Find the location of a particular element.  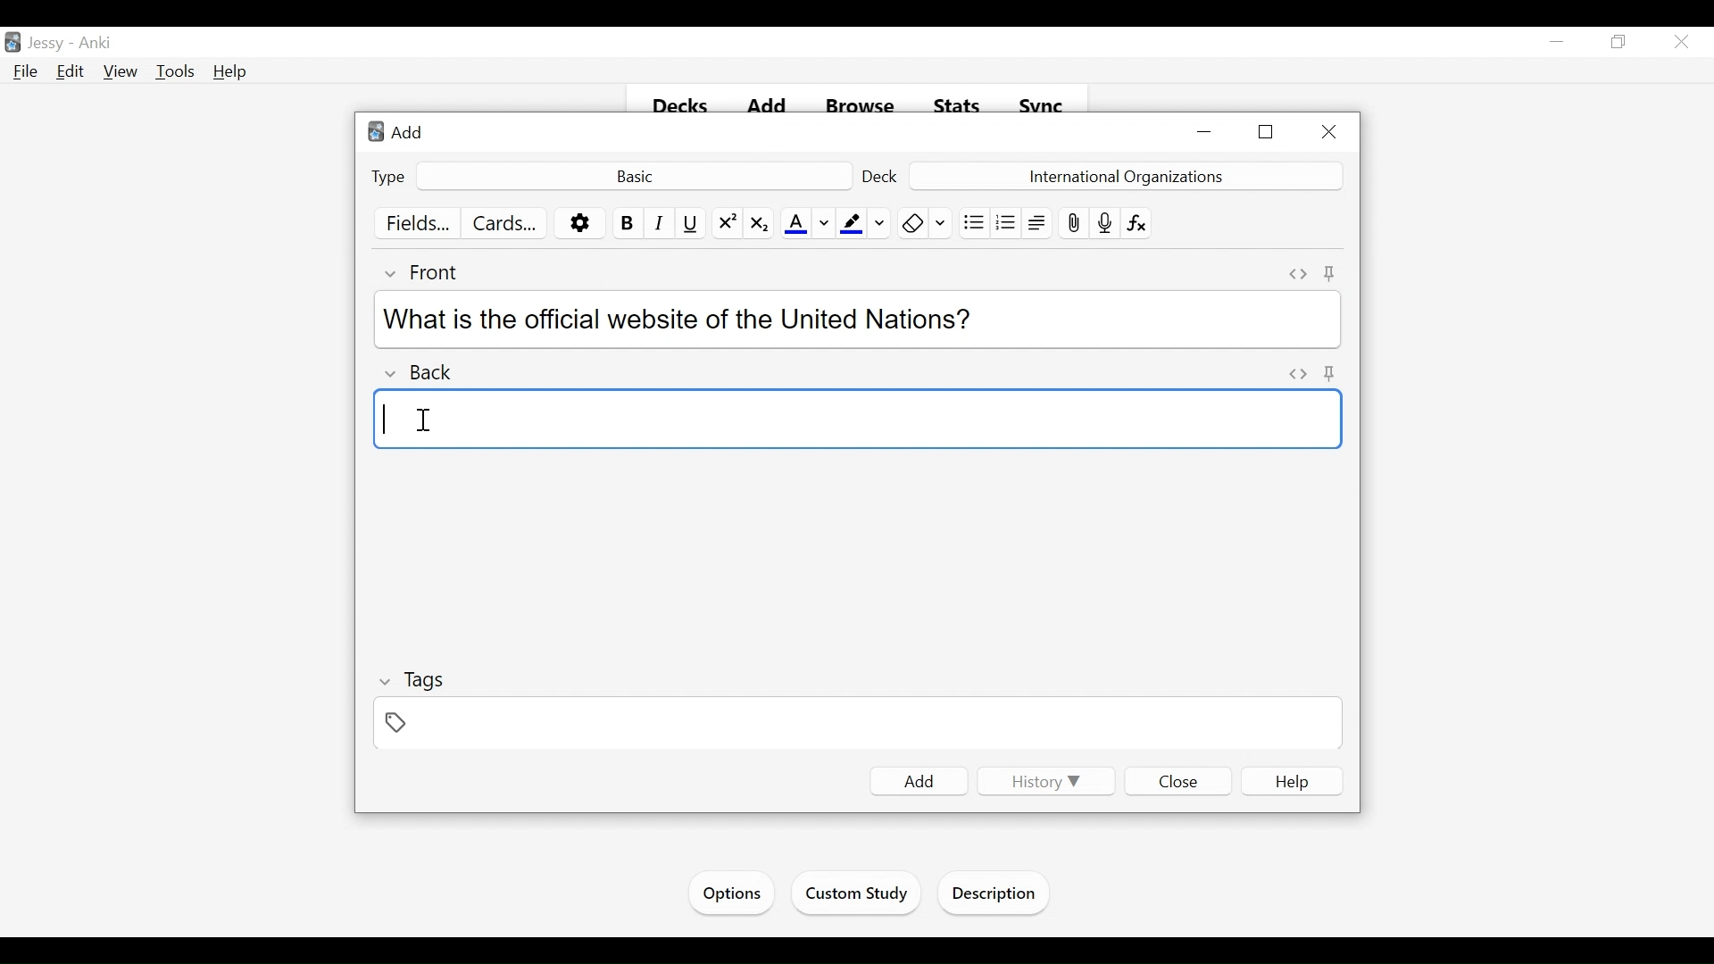

Deck Name is located at coordinates (1124, 175).